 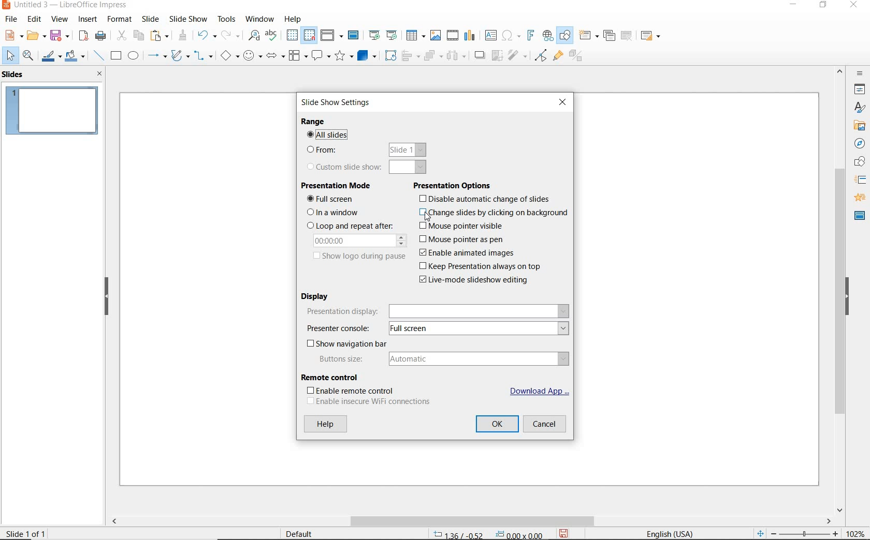 What do you see at coordinates (496, 56) in the screenshot?
I see `CROP IMAGE` at bounding box center [496, 56].